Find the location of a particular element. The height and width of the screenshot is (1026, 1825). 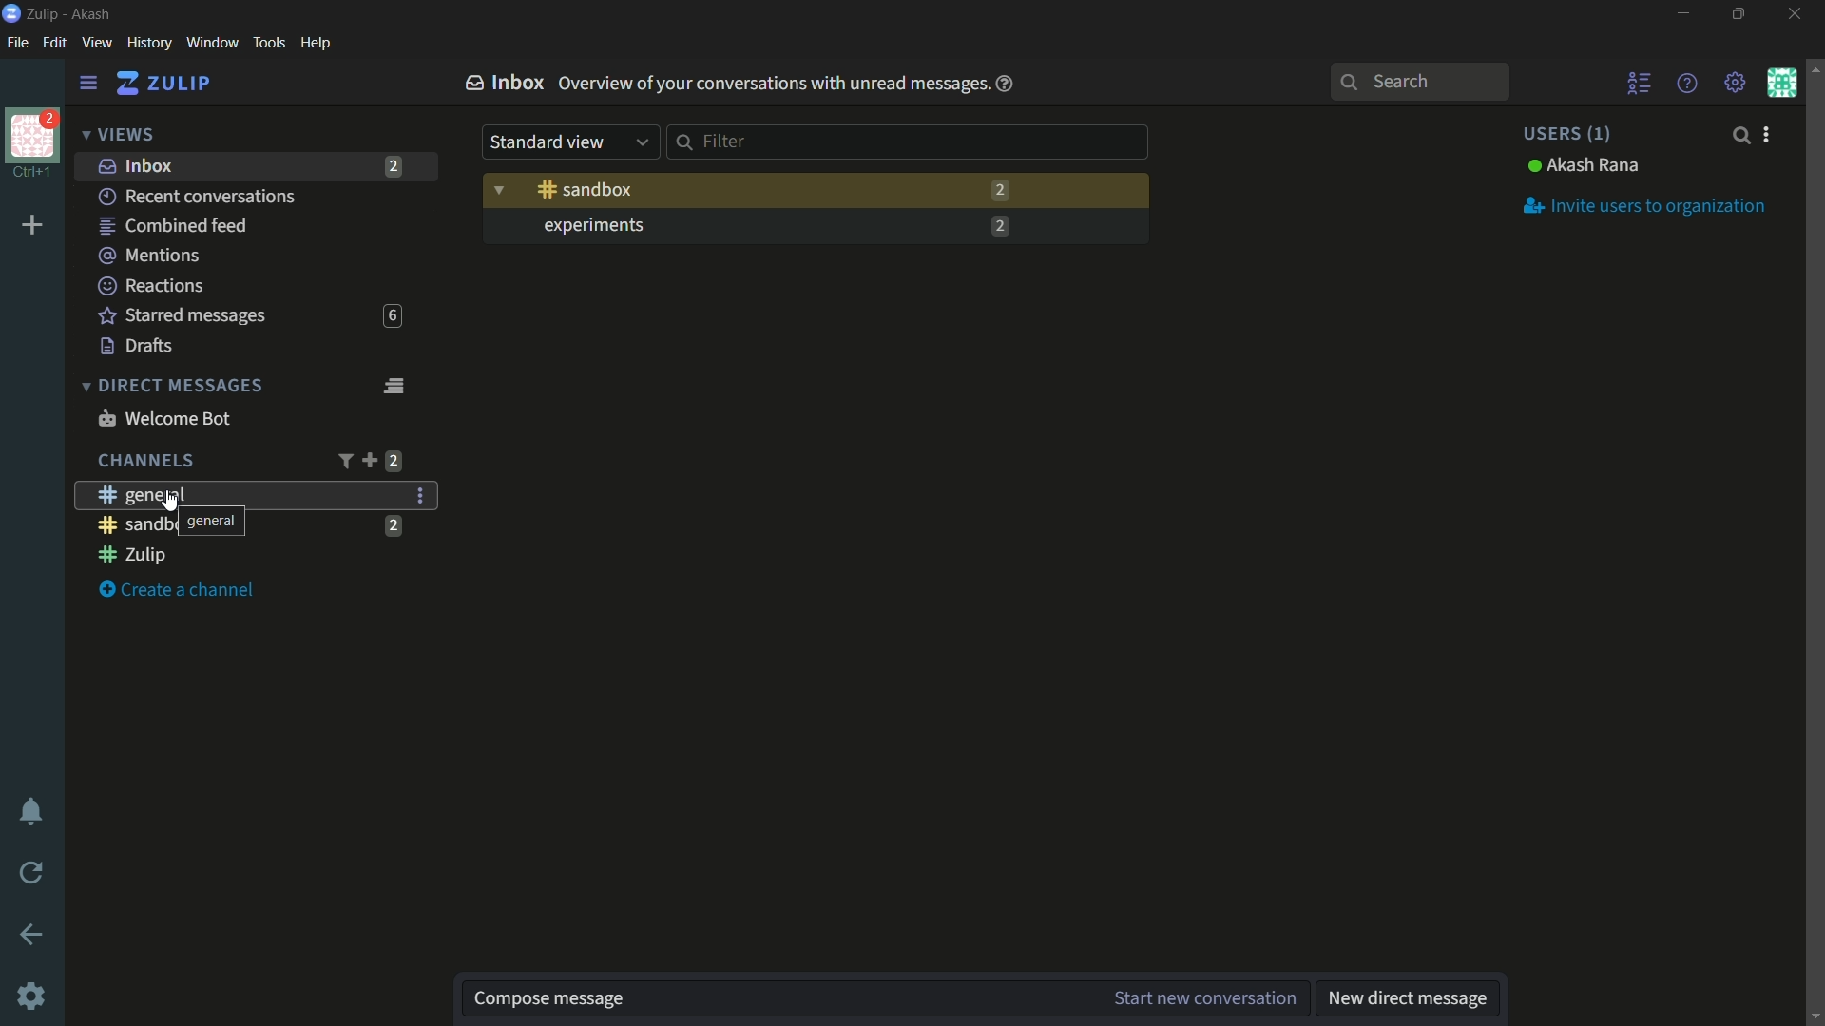

reactions is located at coordinates (150, 285).